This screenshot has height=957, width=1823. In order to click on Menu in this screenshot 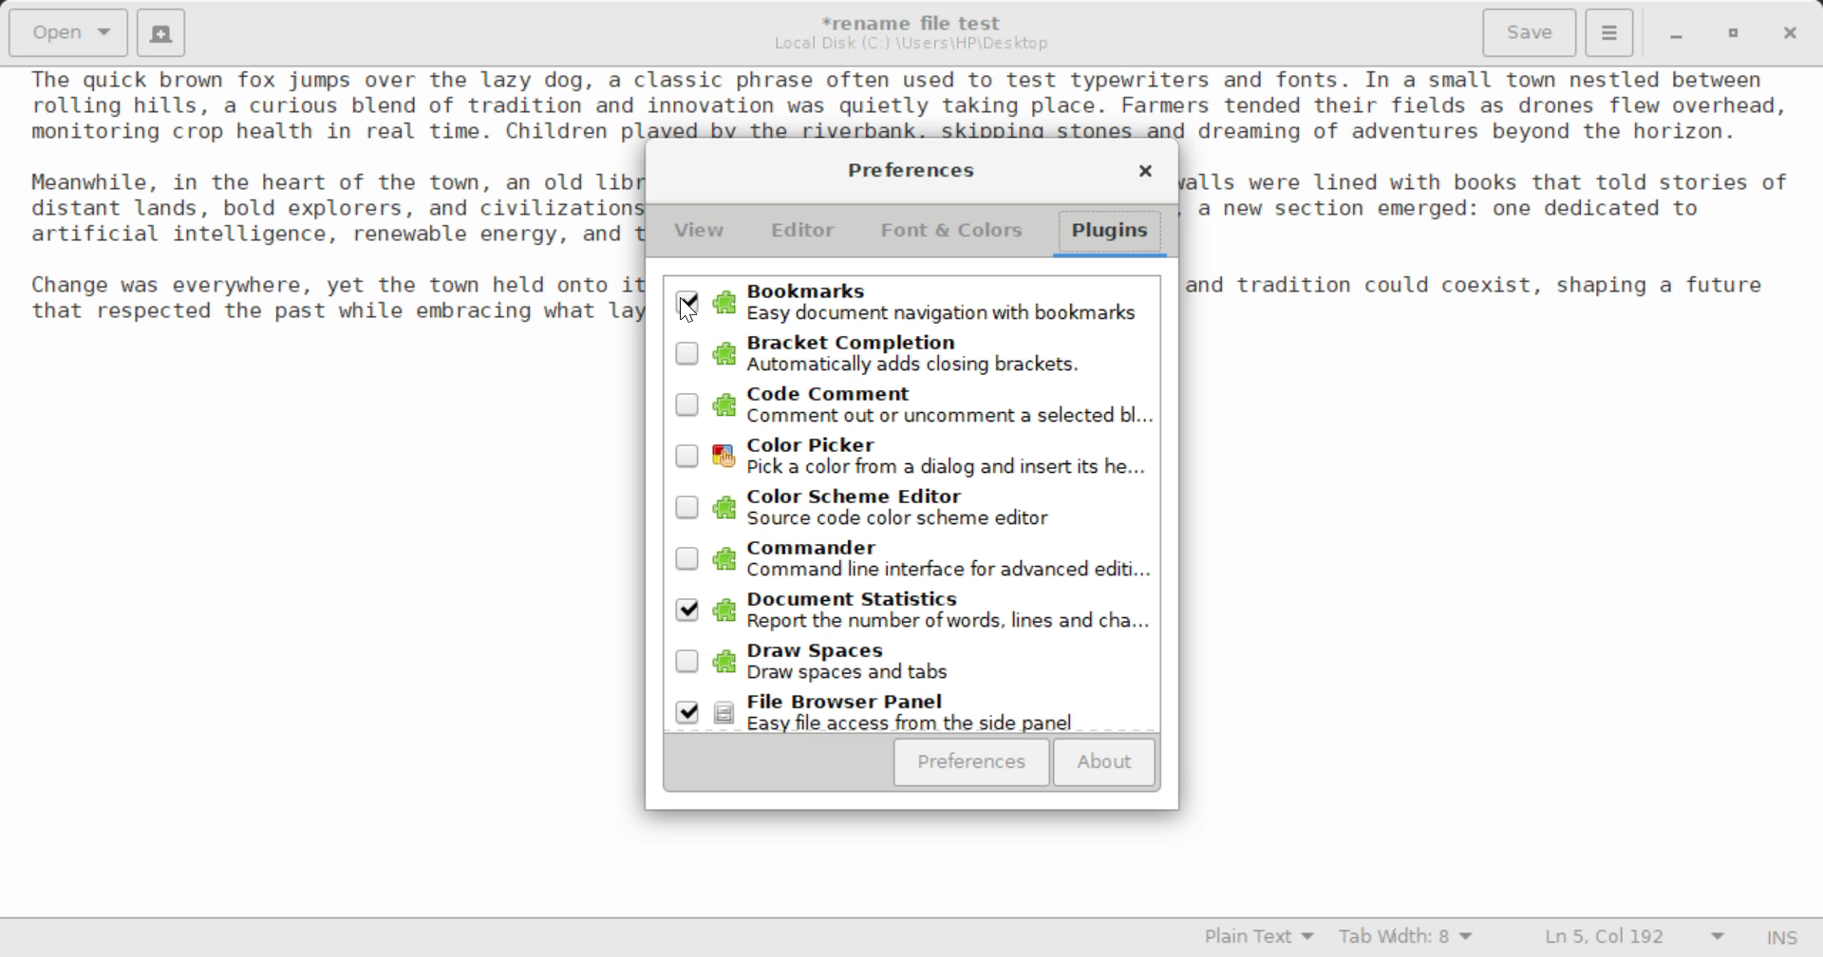, I will do `click(1608, 30)`.